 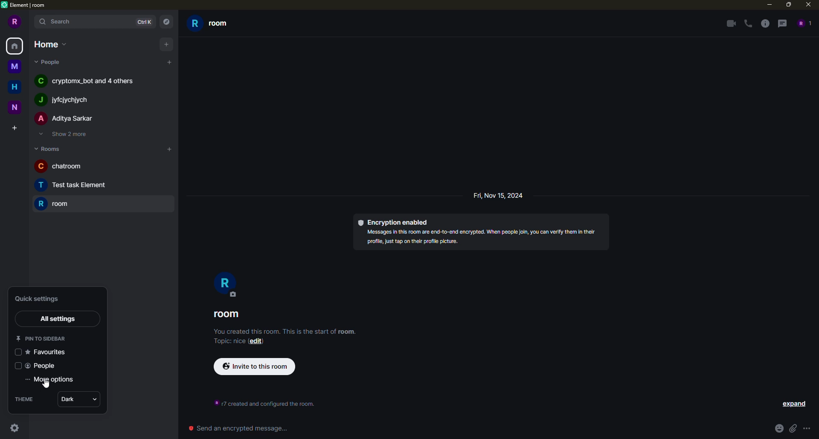 What do you see at coordinates (228, 315) in the screenshot?
I see `room` at bounding box center [228, 315].